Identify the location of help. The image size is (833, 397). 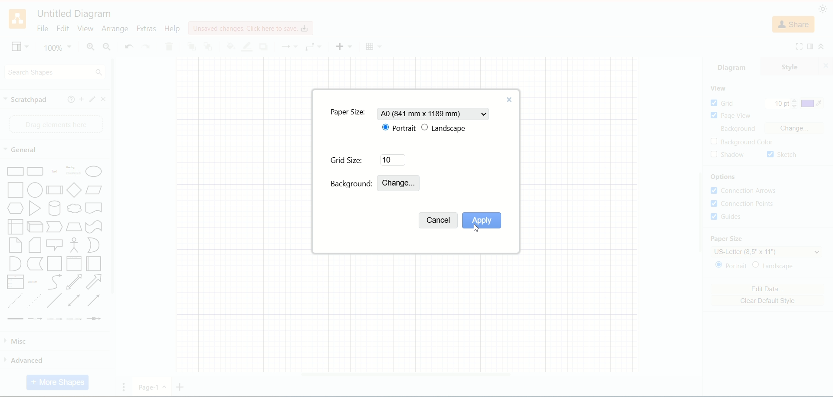
(172, 29).